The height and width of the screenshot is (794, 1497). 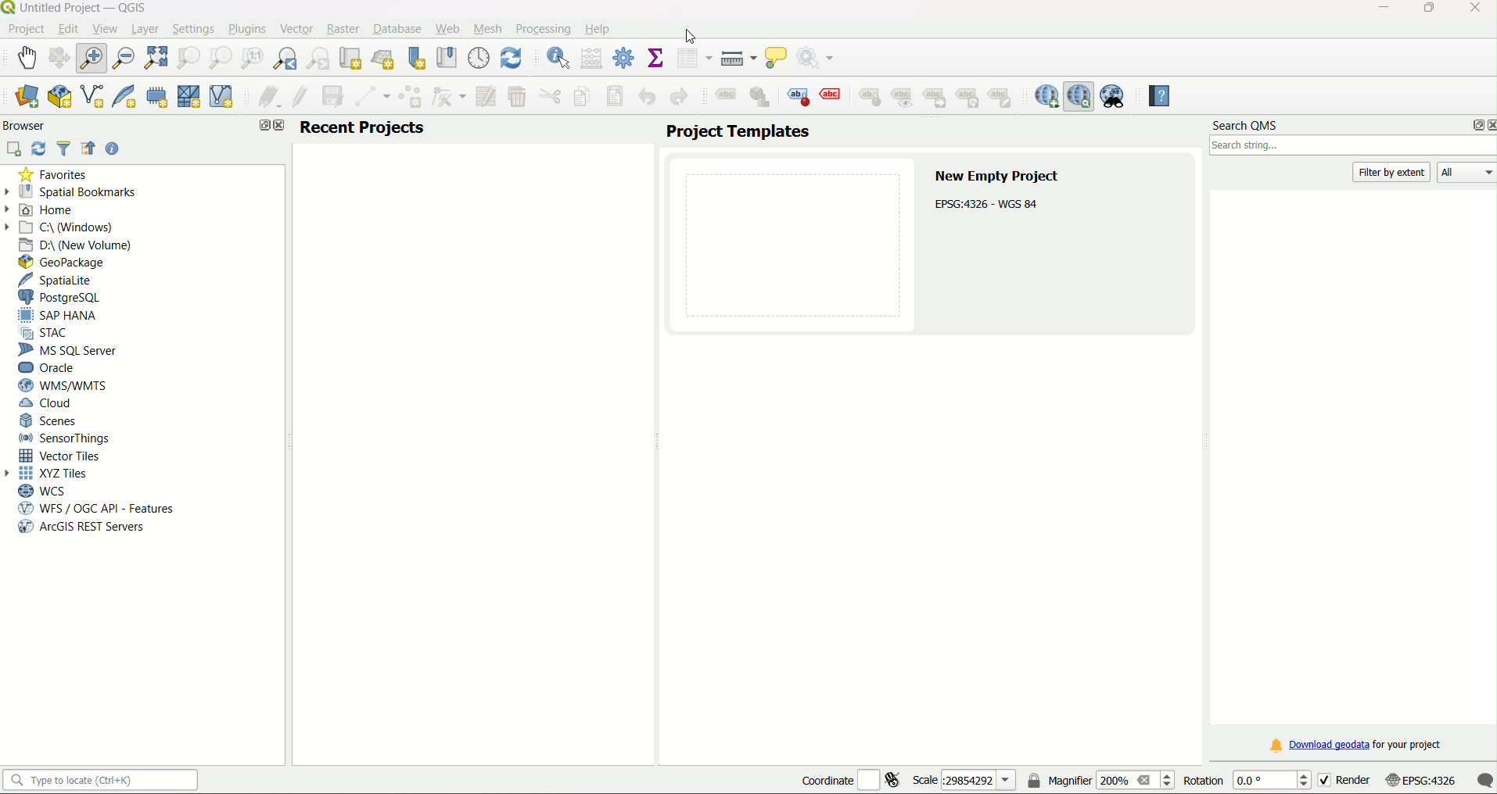 What do you see at coordinates (96, 509) in the screenshot?
I see `WFS/OGC API-Features` at bounding box center [96, 509].